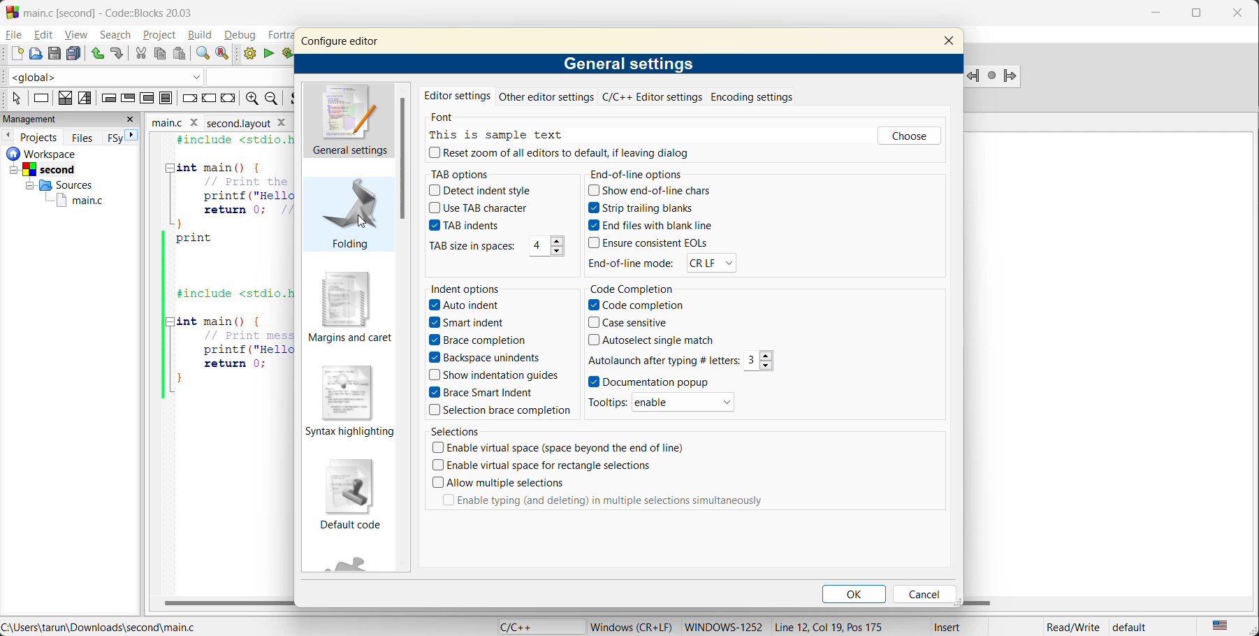  Describe the element at coordinates (118, 35) in the screenshot. I see `search` at that location.